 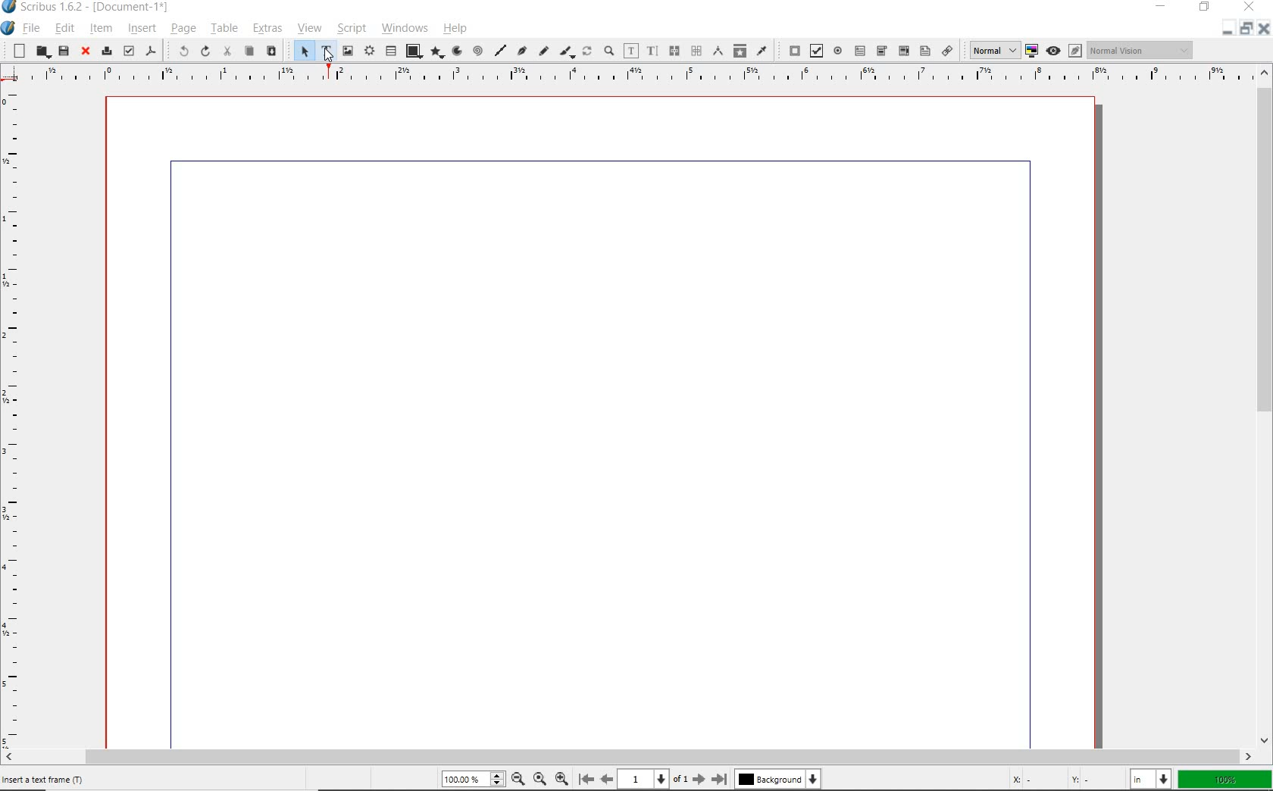 I want to click on table, so click(x=224, y=30).